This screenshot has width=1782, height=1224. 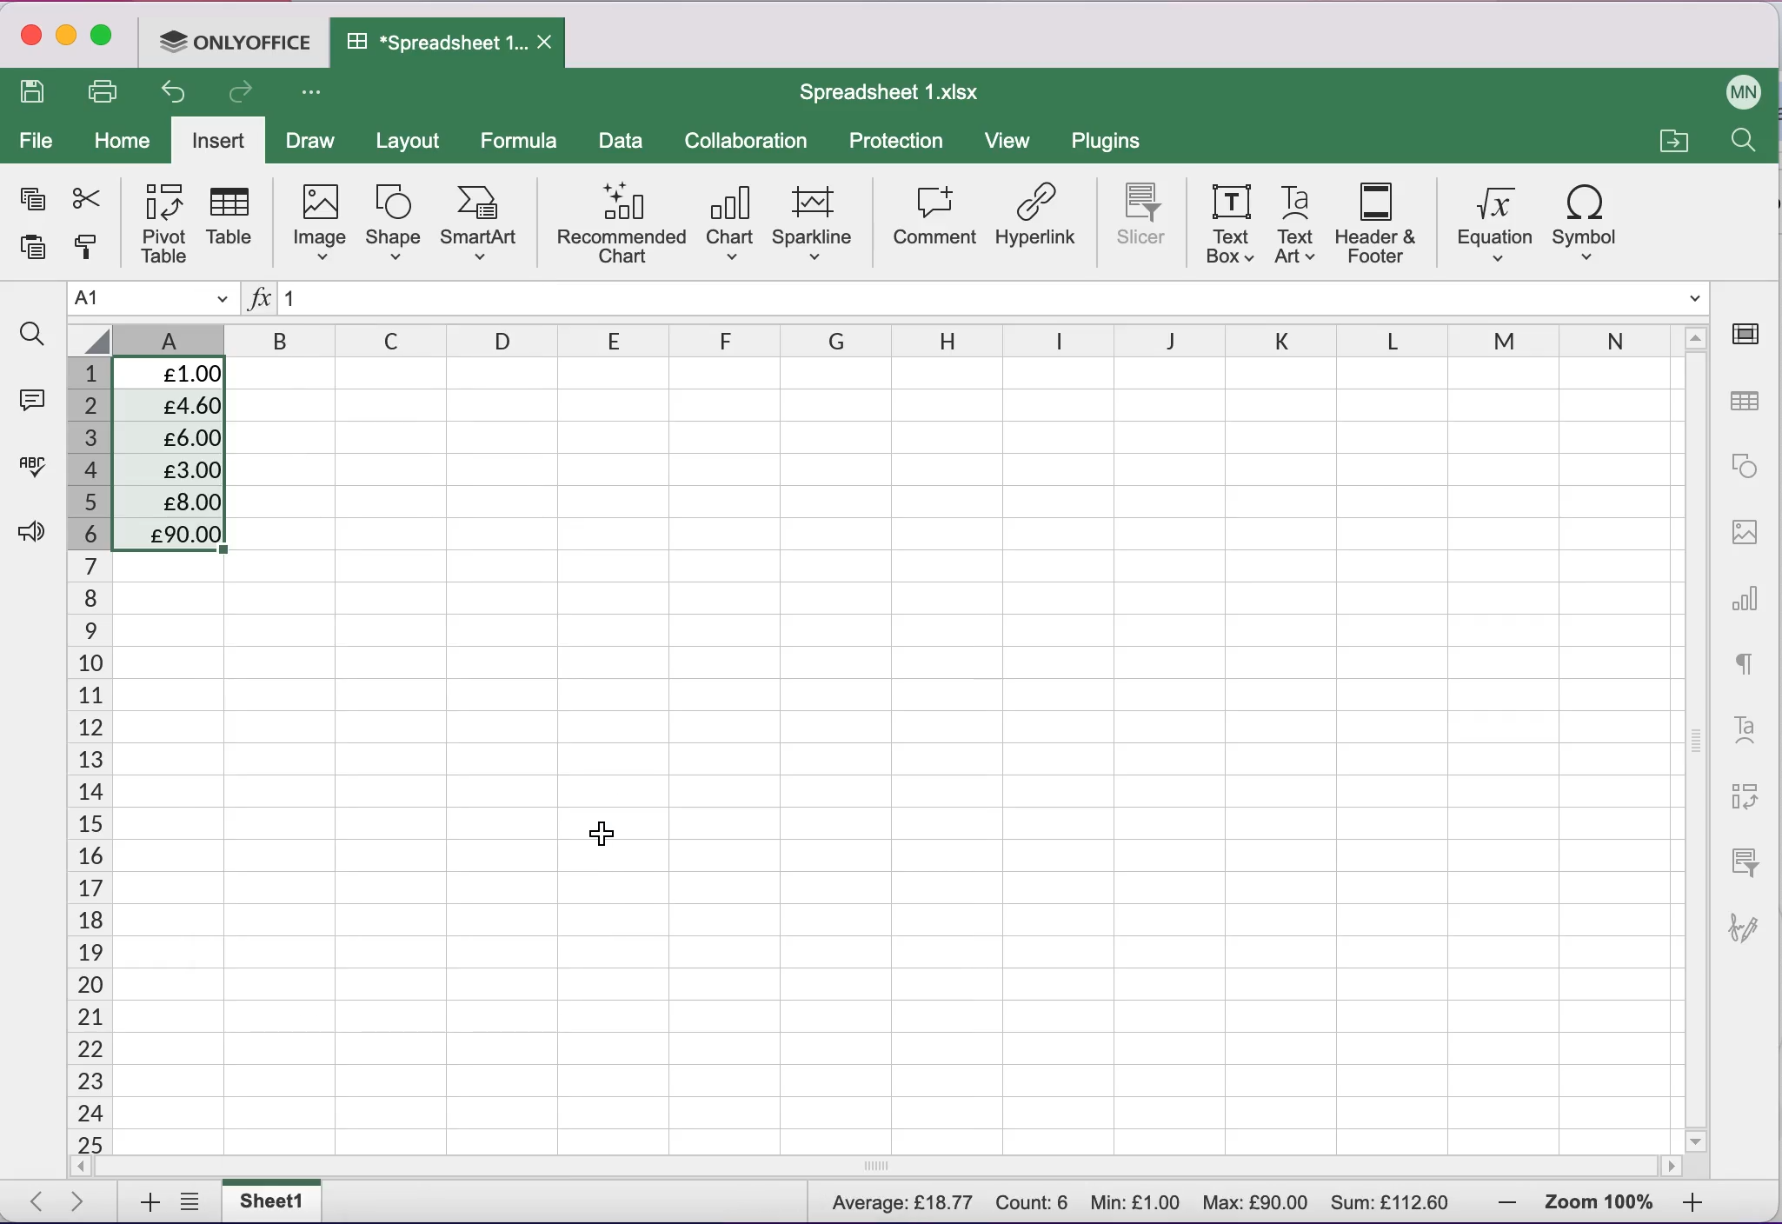 What do you see at coordinates (416, 139) in the screenshot?
I see `layout` at bounding box center [416, 139].